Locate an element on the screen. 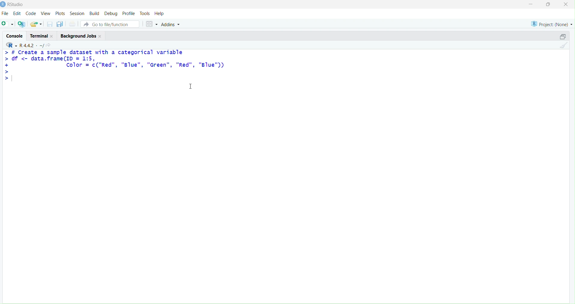 This screenshot has width=575, height=304. background jobs is located at coordinates (79, 36).